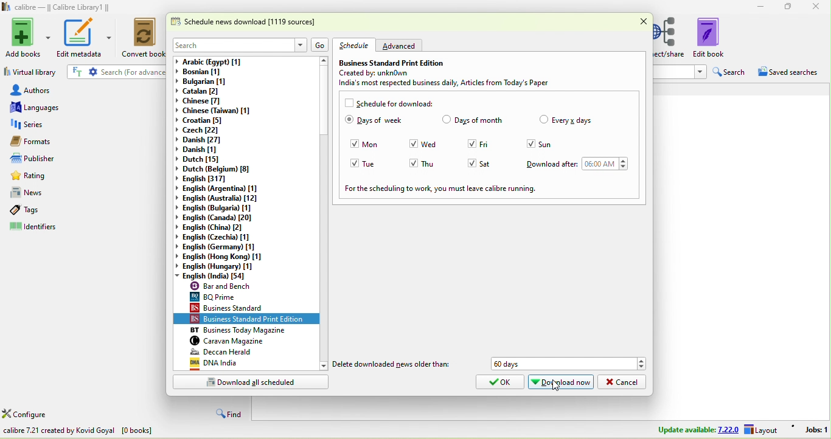  What do you see at coordinates (85, 212) in the screenshot?
I see `tags` at bounding box center [85, 212].